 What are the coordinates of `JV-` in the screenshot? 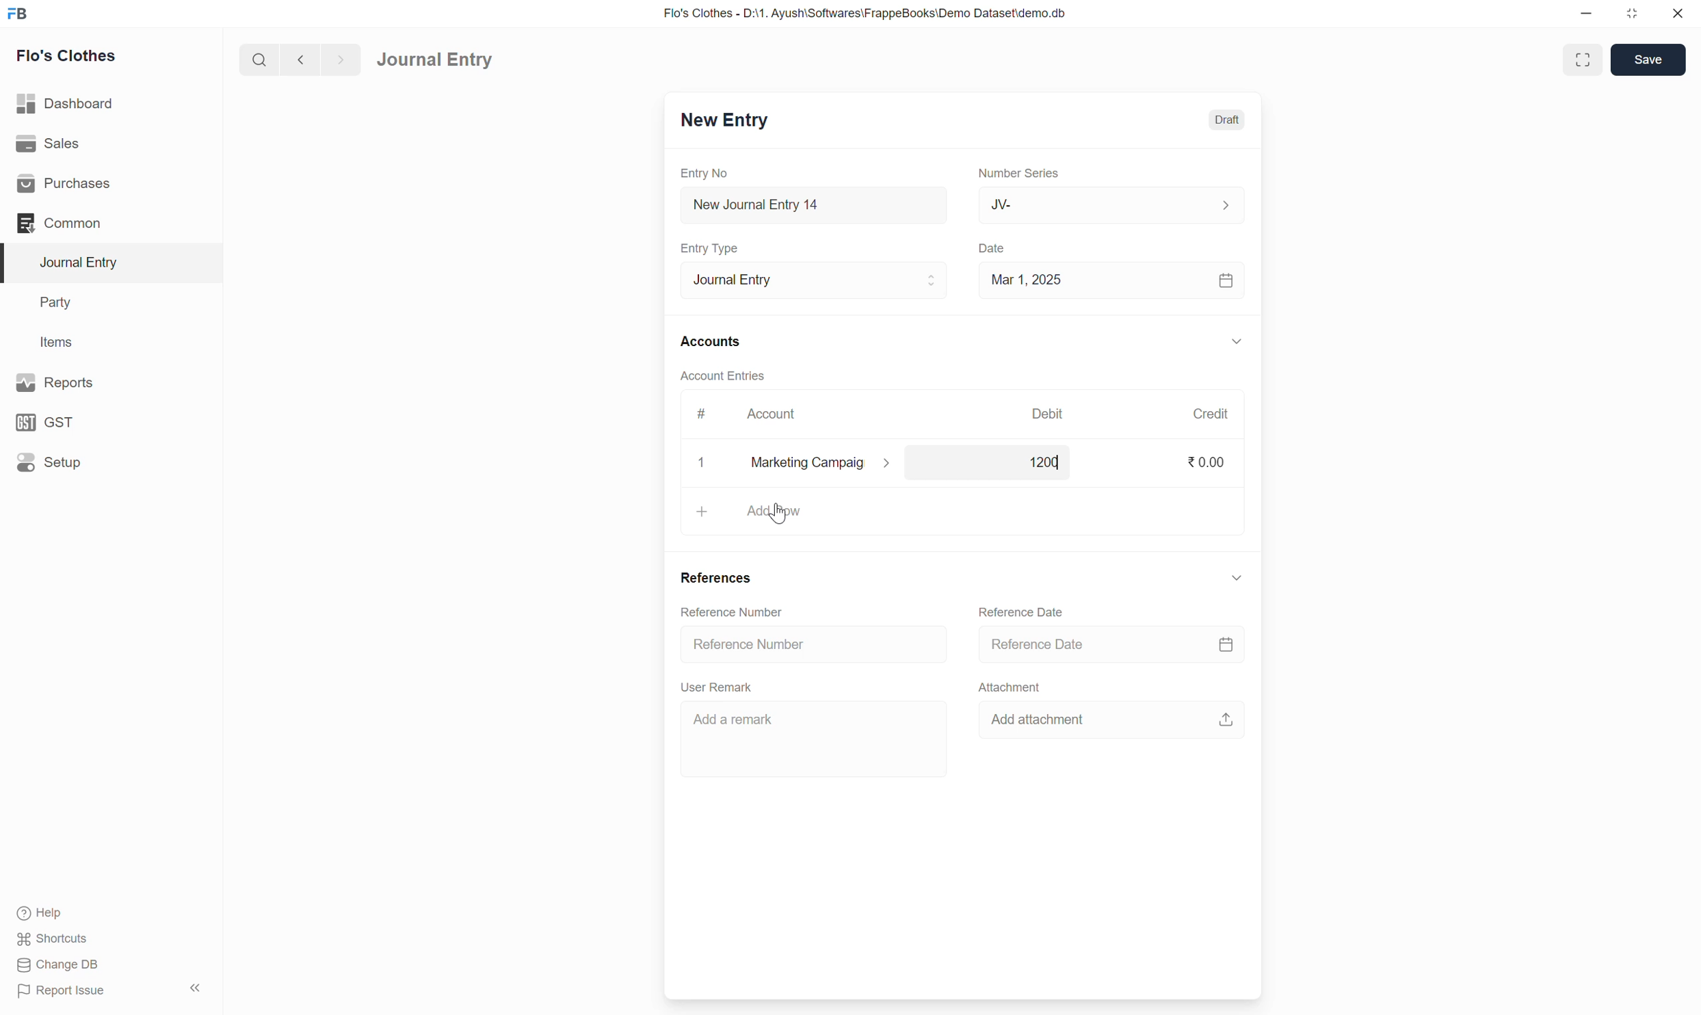 It's located at (1112, 205).